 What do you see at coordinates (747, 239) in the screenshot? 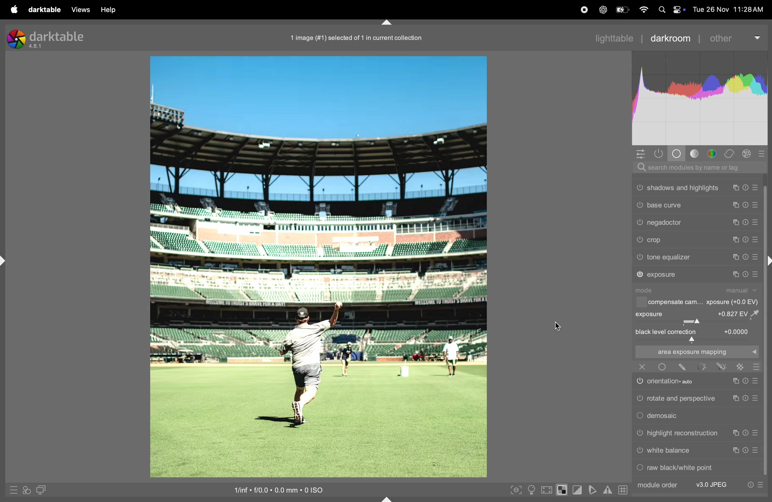
I see `reset presets` at bounding box center [747, 239].